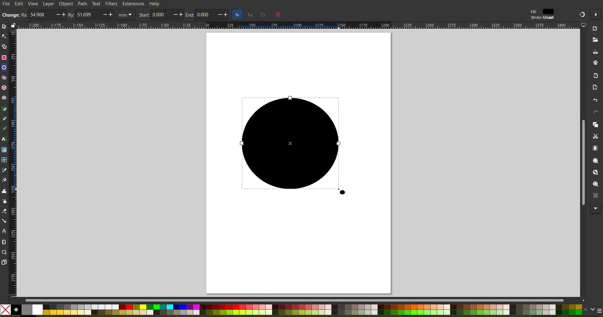 The height and width of the screenshot is (317, 603). I want to click on Paste, so click(596, 148).